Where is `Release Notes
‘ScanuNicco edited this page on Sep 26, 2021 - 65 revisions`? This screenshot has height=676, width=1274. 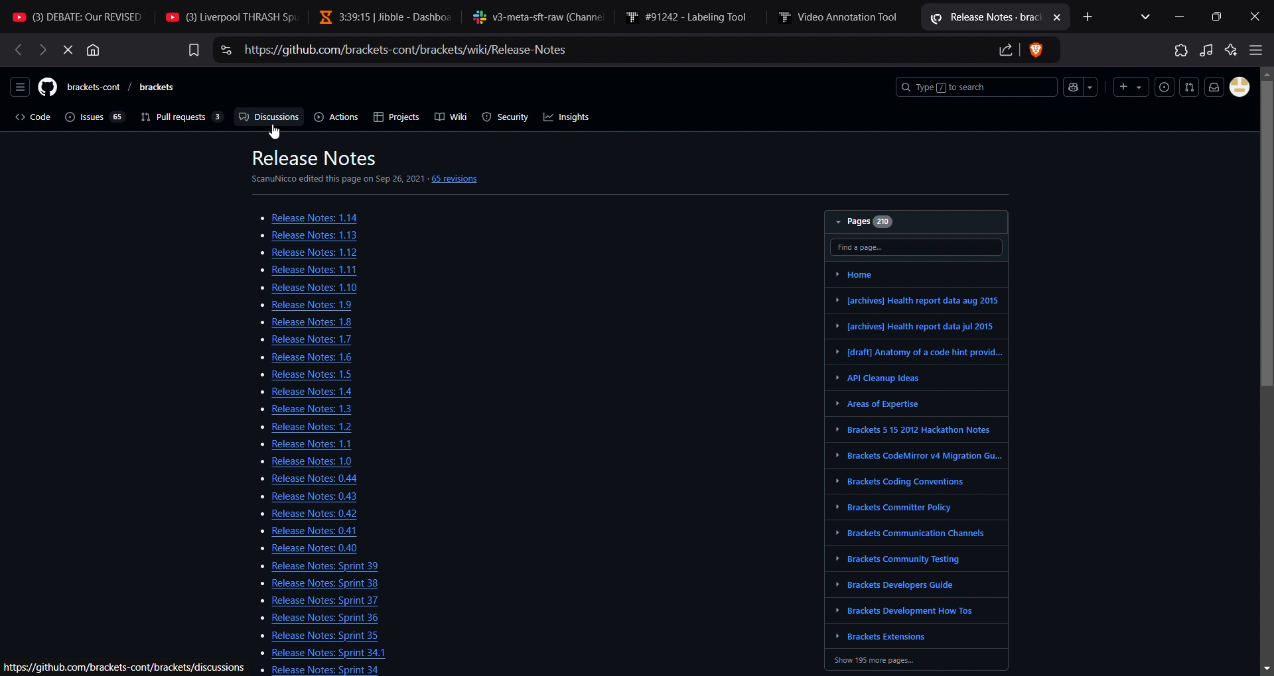 Release Notes
‘ScanuNicco edited this page on Sep 26, 2021 - 65 revisions is located at coordinates (386, 168).